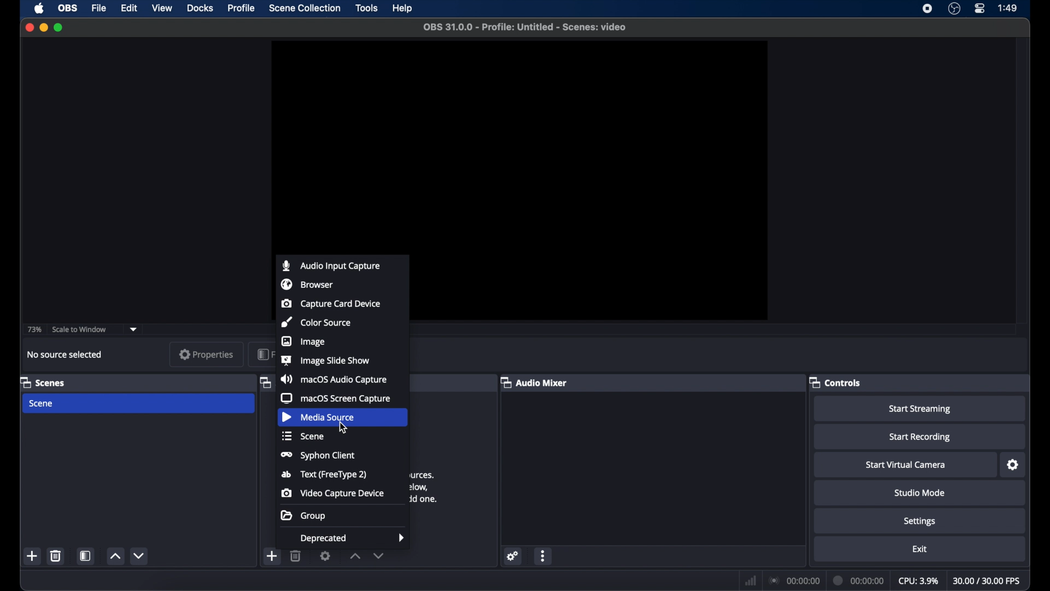  I want to click on no source selected, so click(65, 355).